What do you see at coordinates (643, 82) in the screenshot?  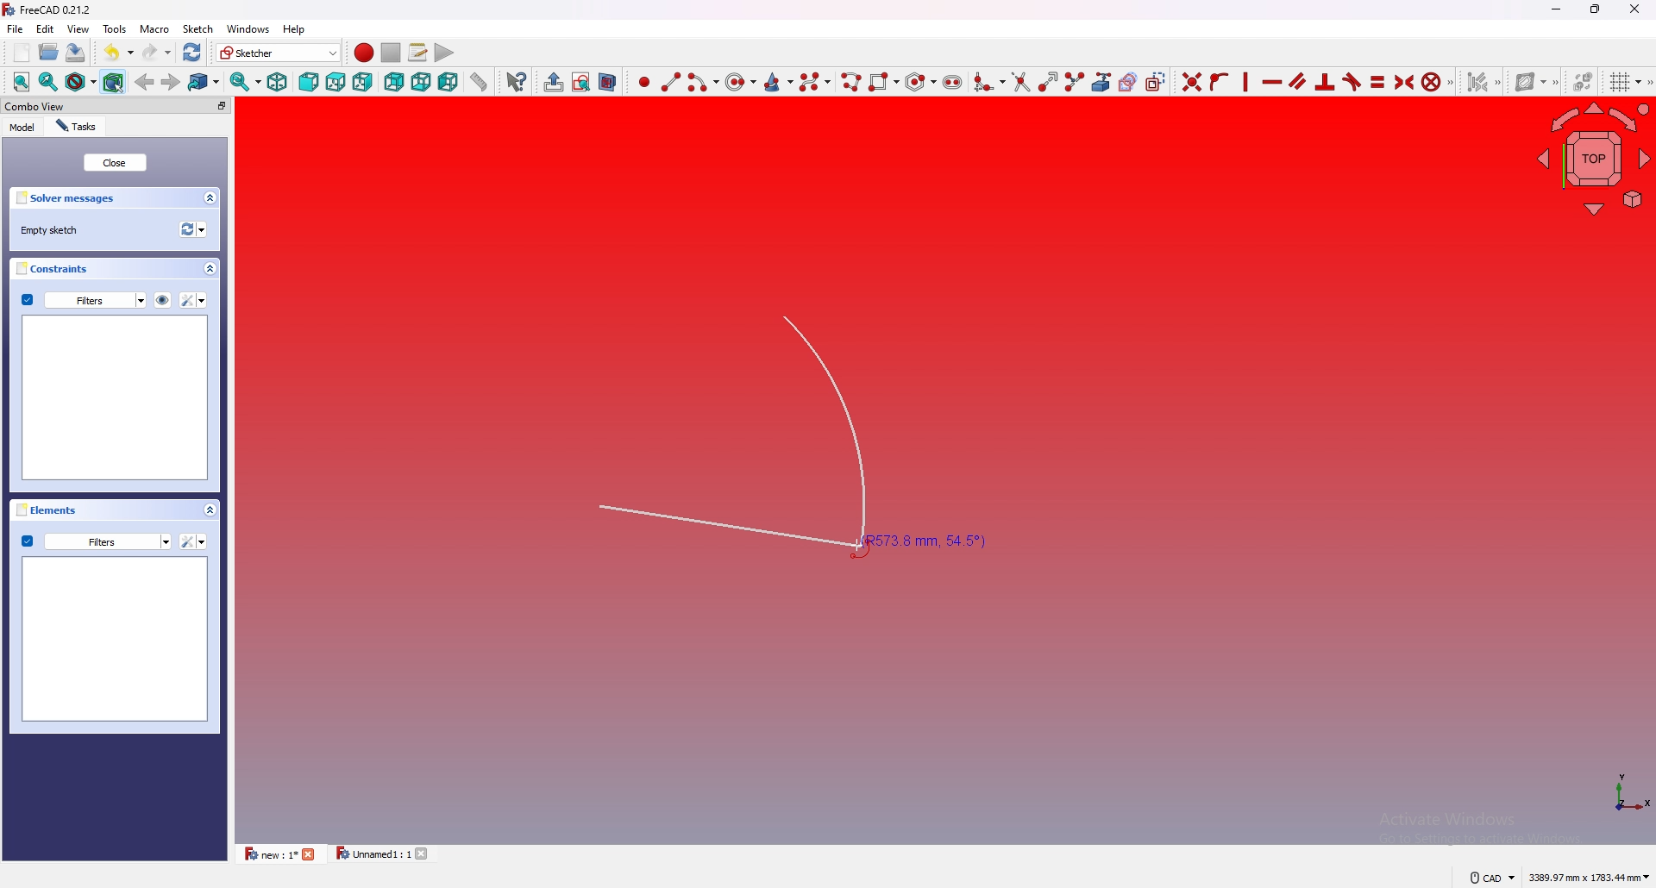 I see `create point` at bounding box center [643, 82].